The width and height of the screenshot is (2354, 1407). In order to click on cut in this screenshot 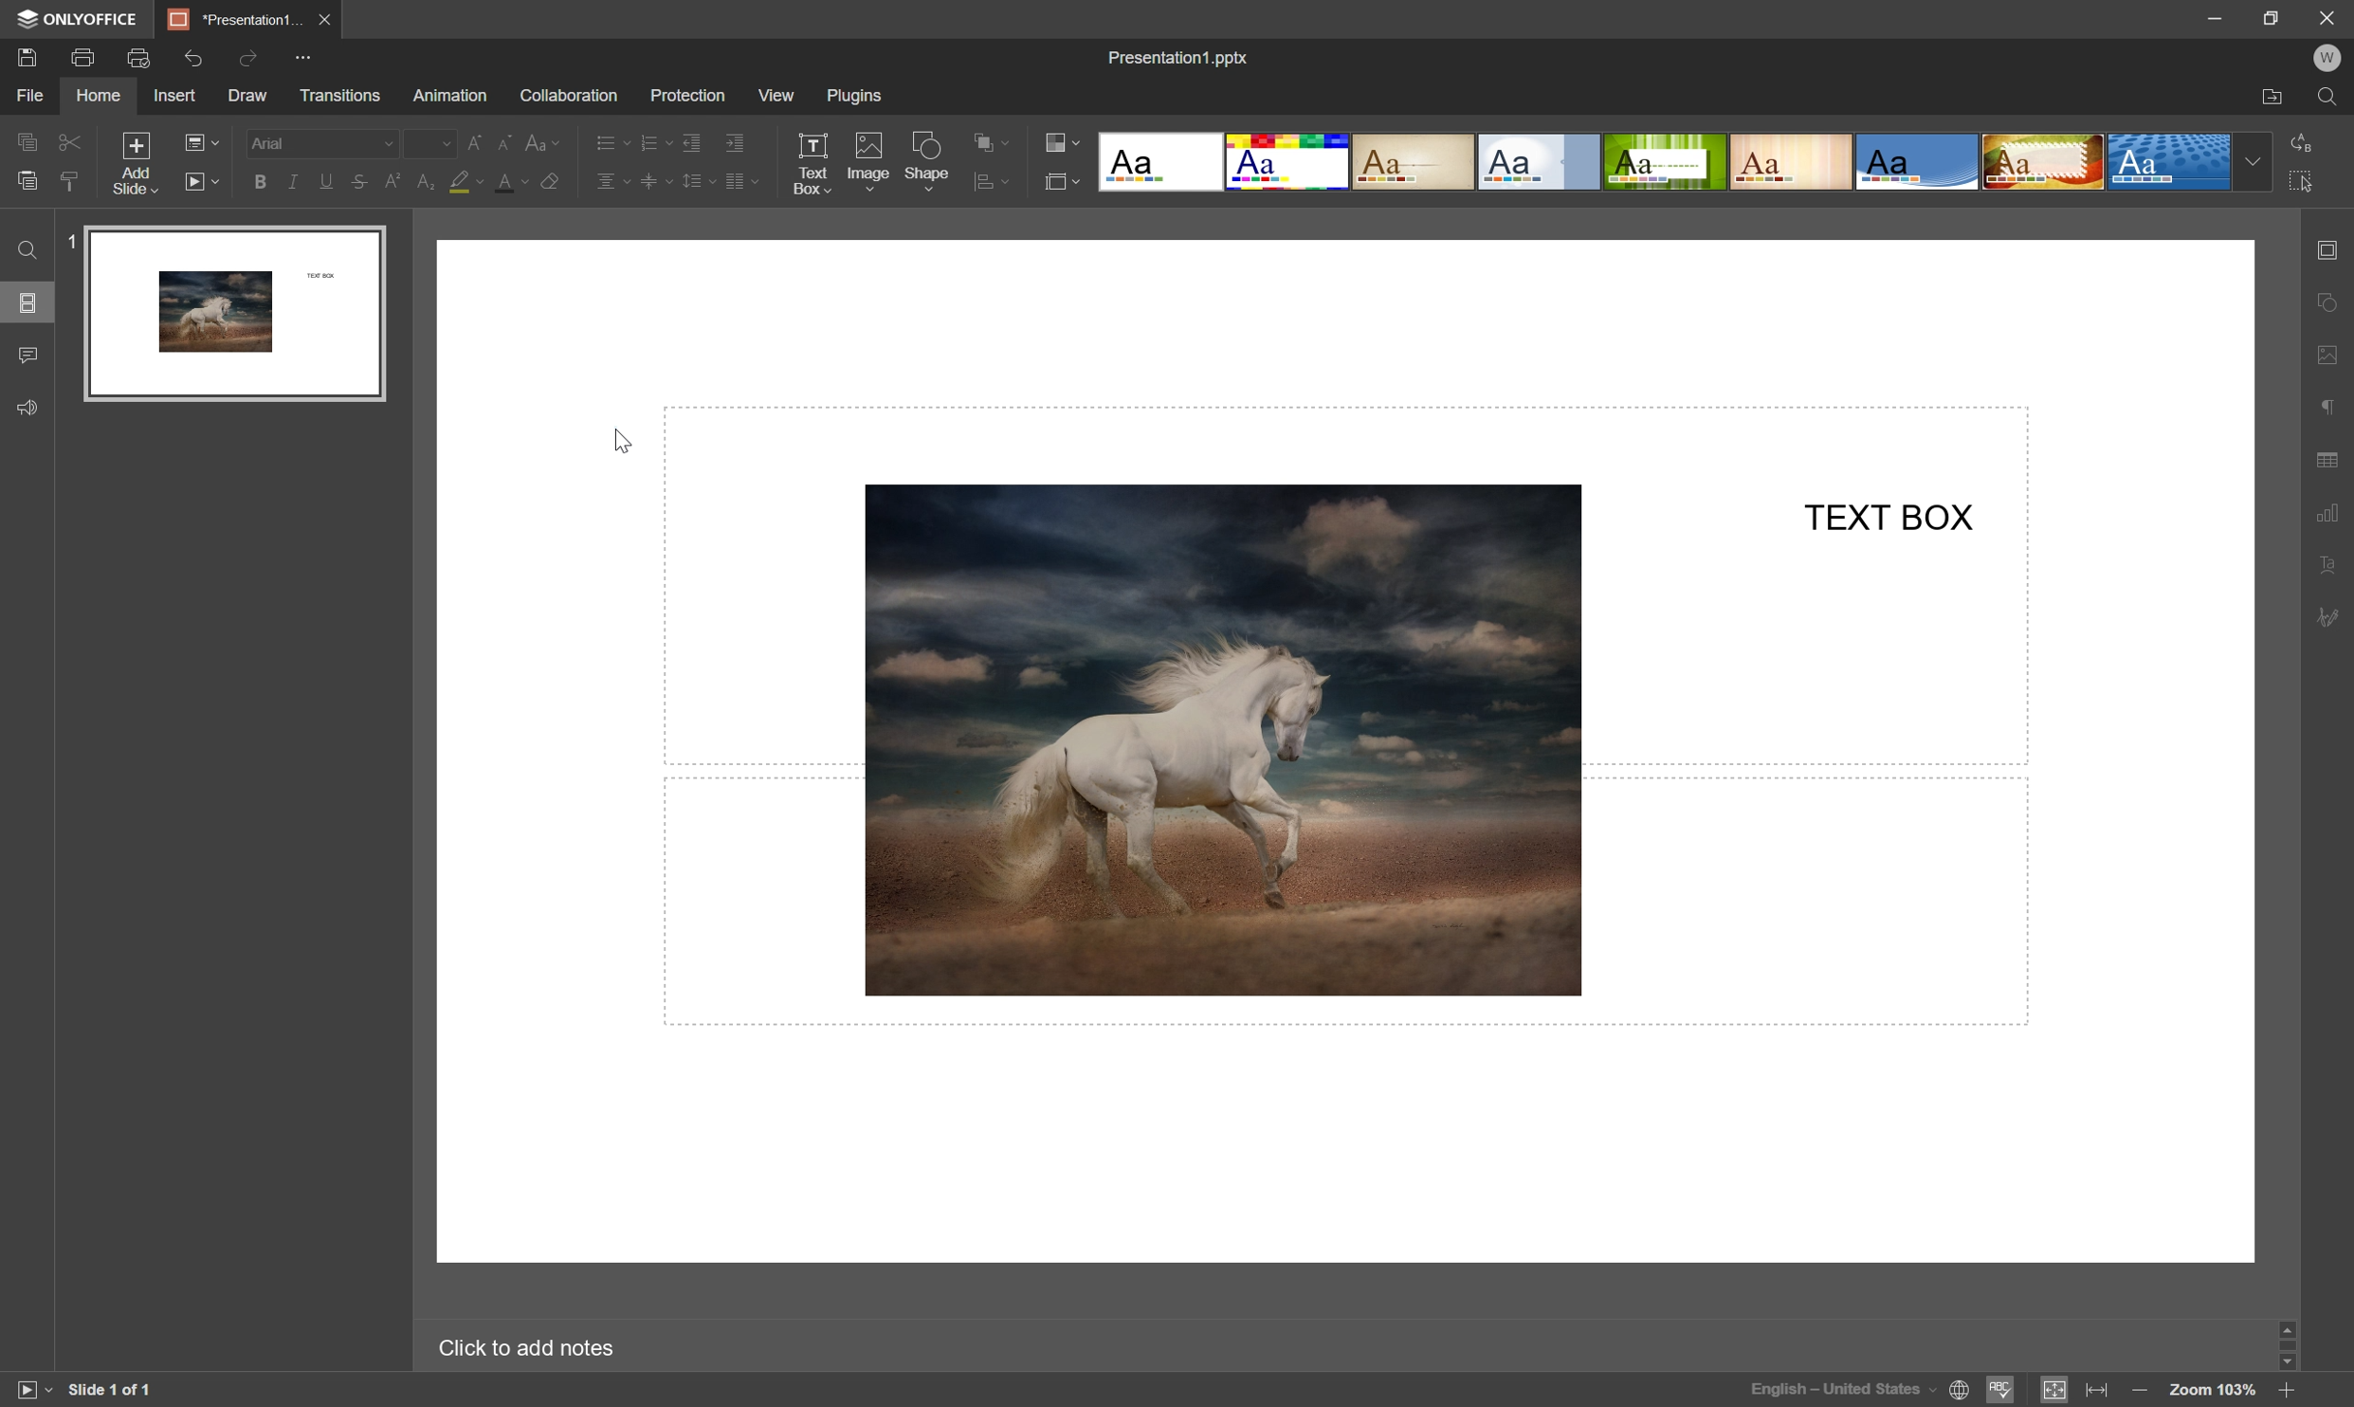, I will do `click(72, 140)`.